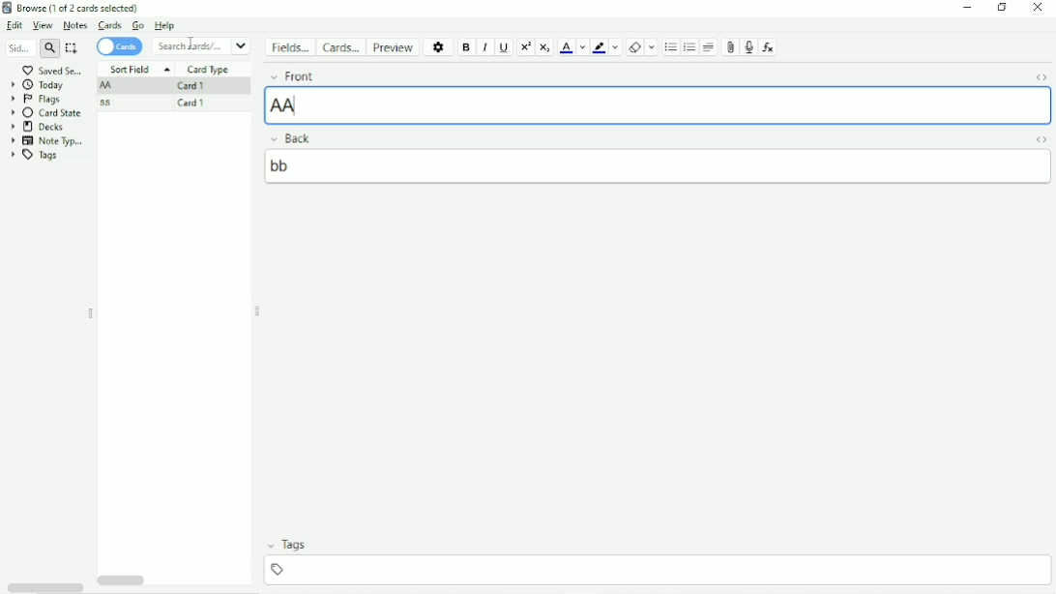  What do you see at coordinates (639, 74) in the screenshot?
I see `Front` at bounding box center [639, 74].